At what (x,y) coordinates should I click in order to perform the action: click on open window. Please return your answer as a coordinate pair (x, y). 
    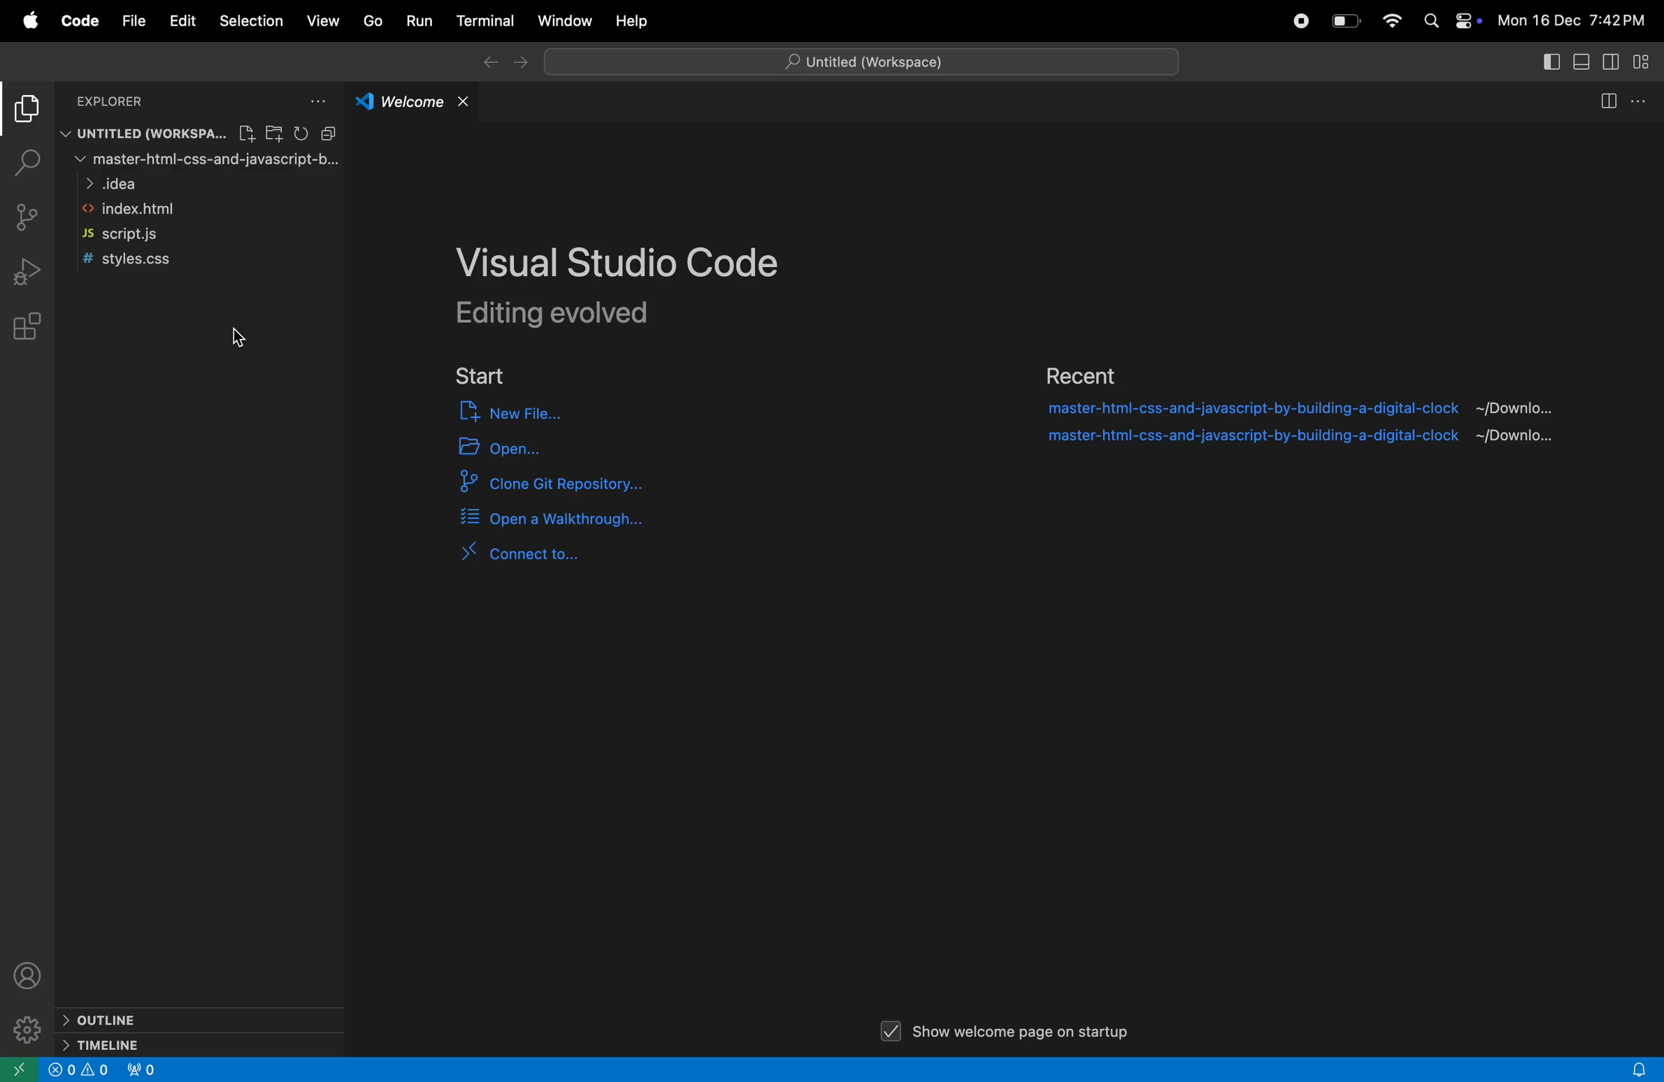
    Looking at the image, I should click on (21, 1070).